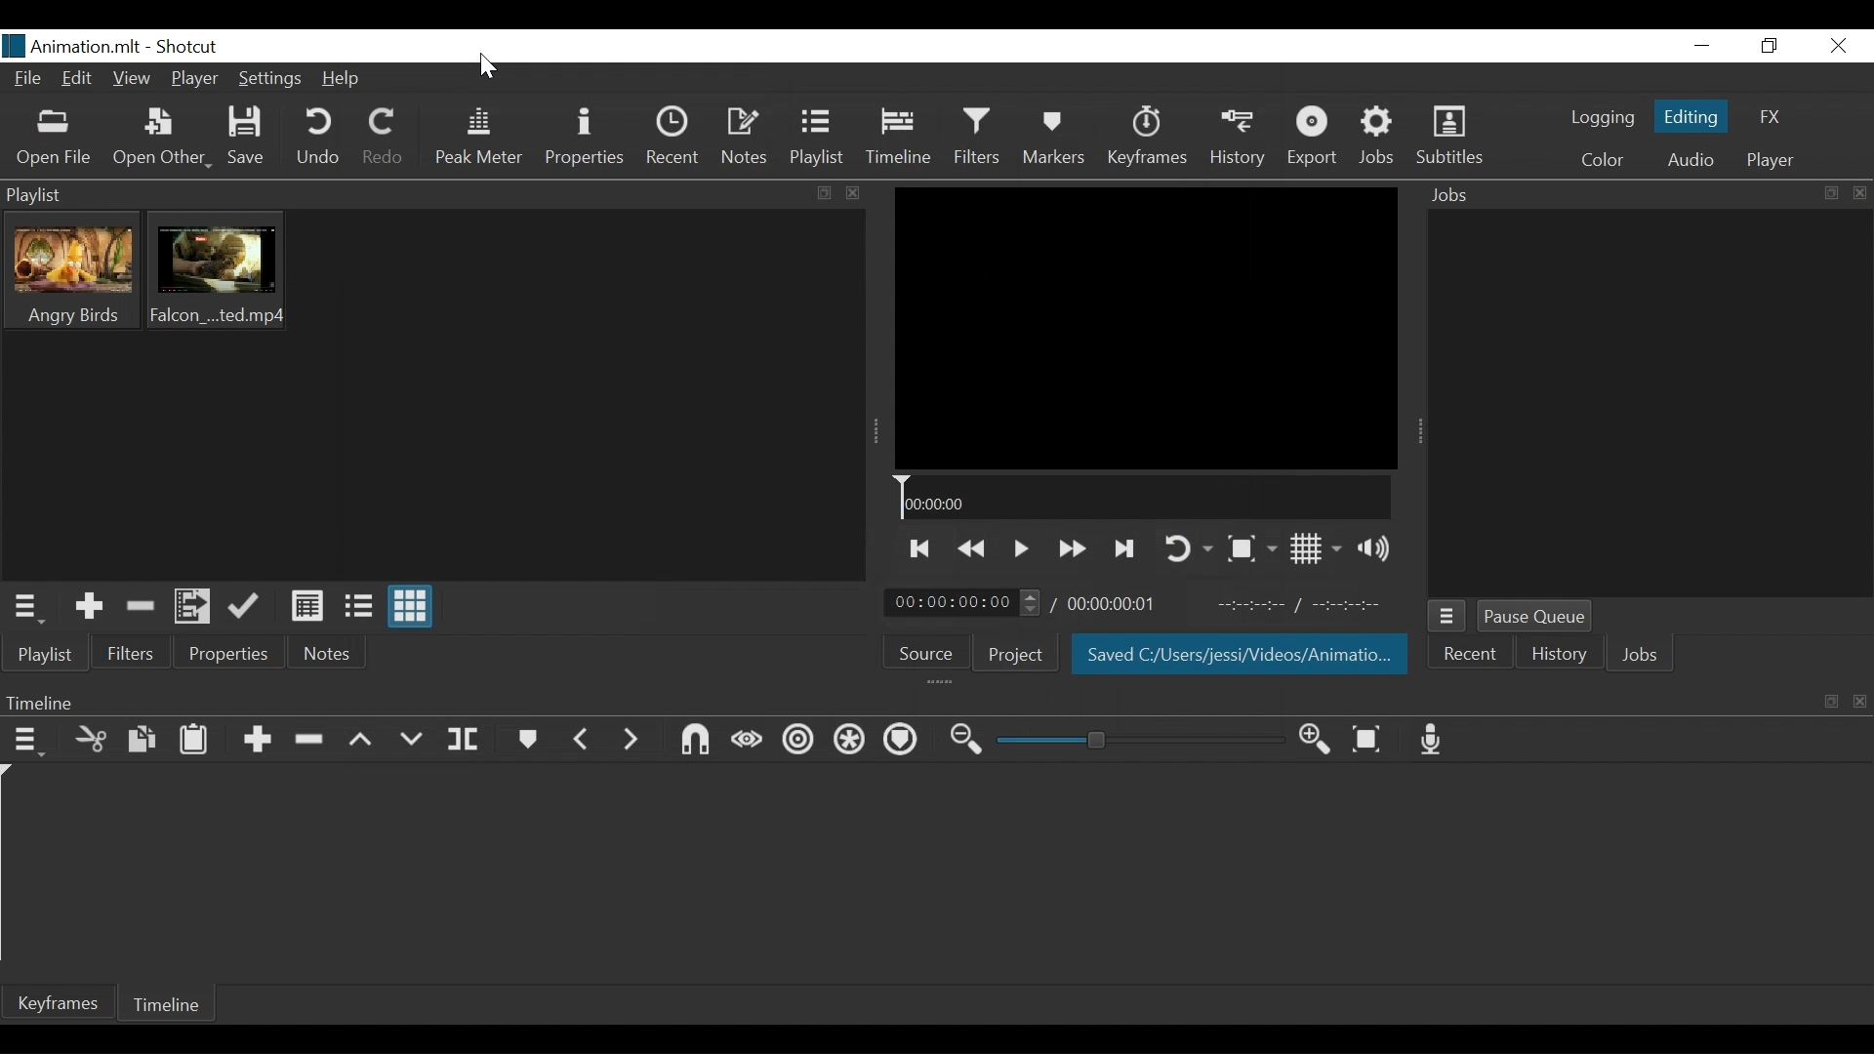  I want to click on logging, so click(1597, 119).